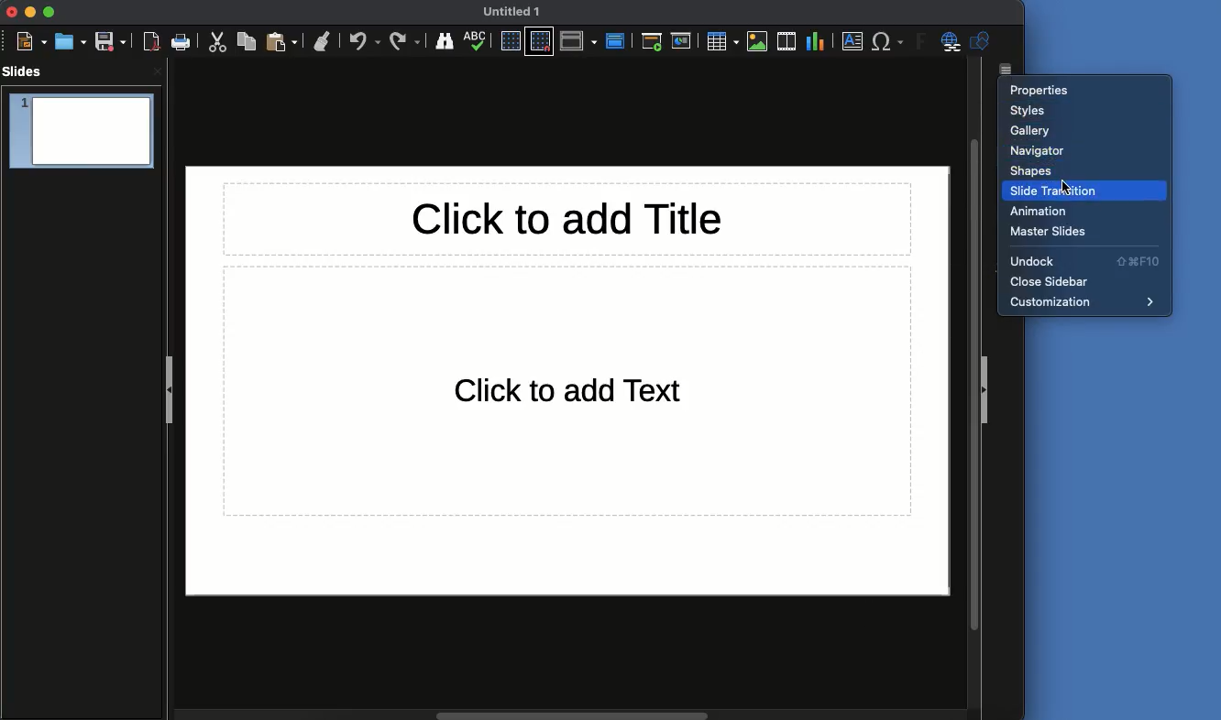 This screenshot has width=1221, height=720. I want to click on Close, so click(15, 12).